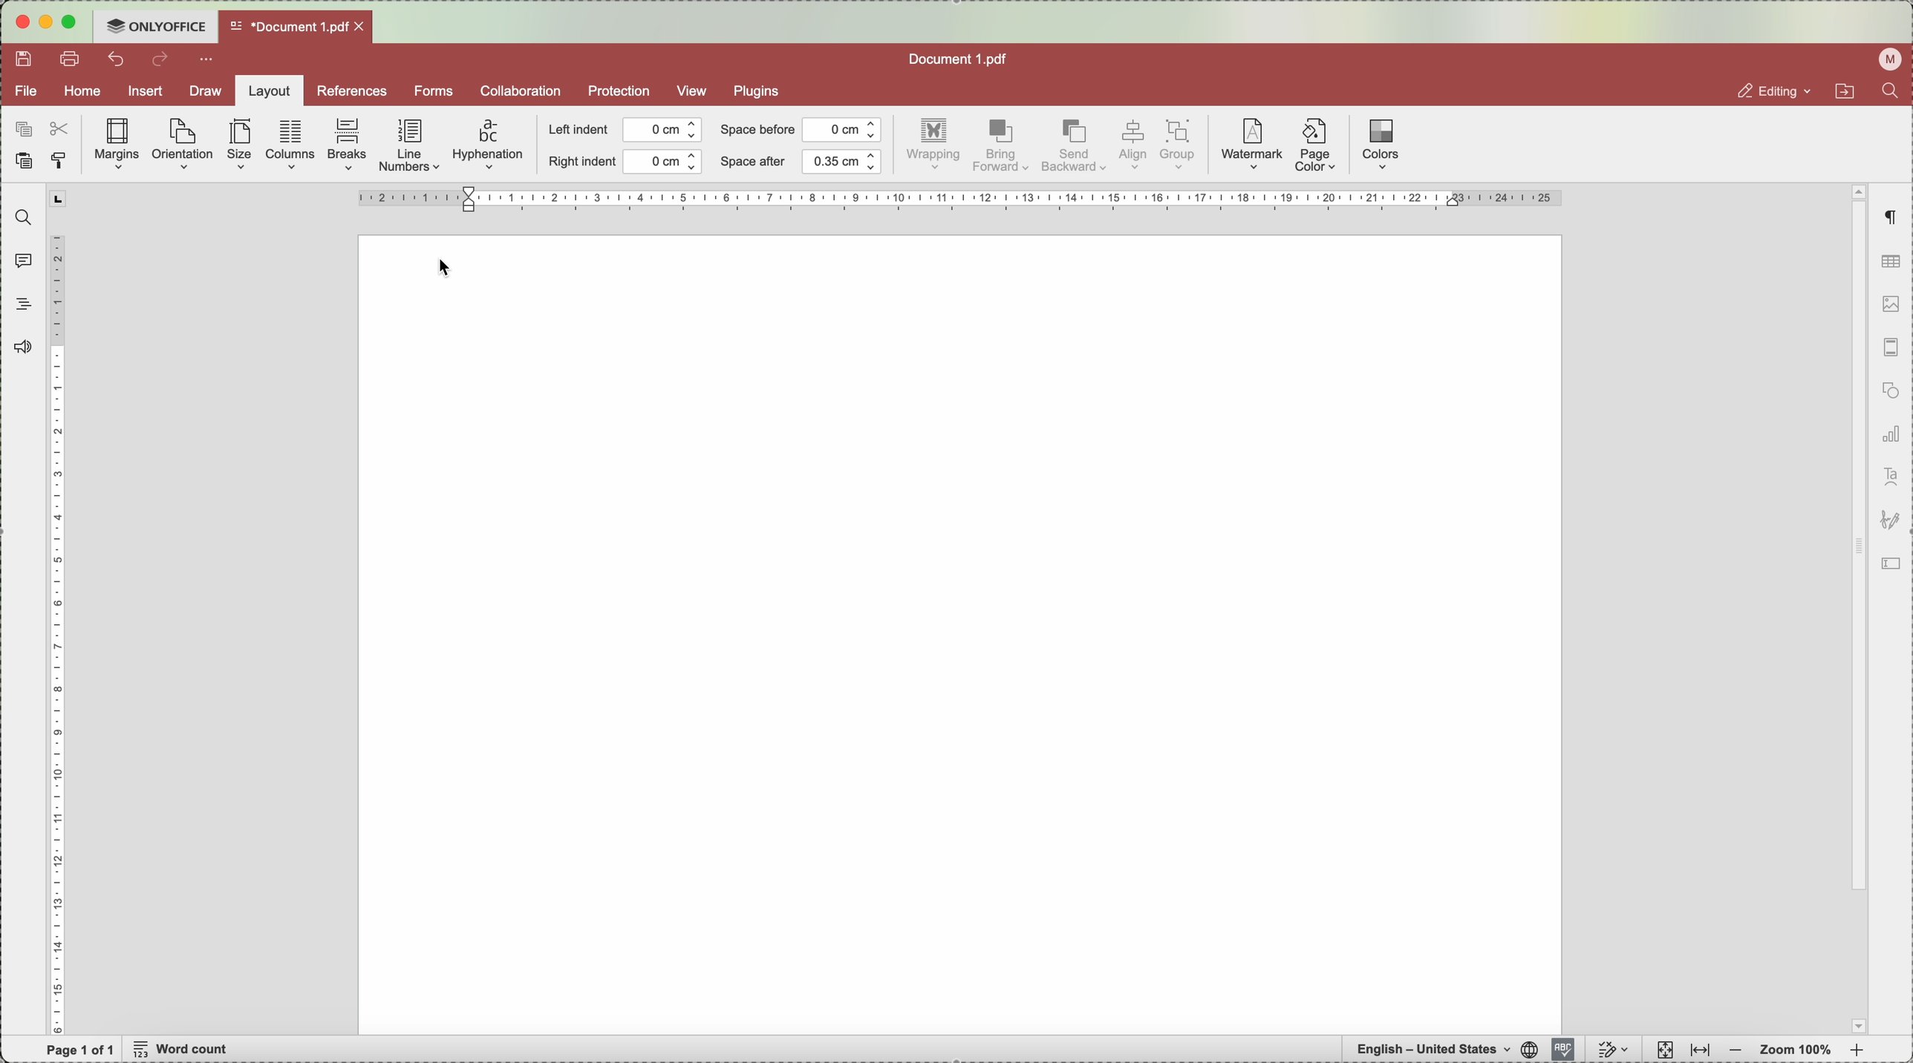 This screenshot has height=1063, width=1913. Describe the element at coordinates (1890, 307) in the screenshot. I see `image settings` at that location.